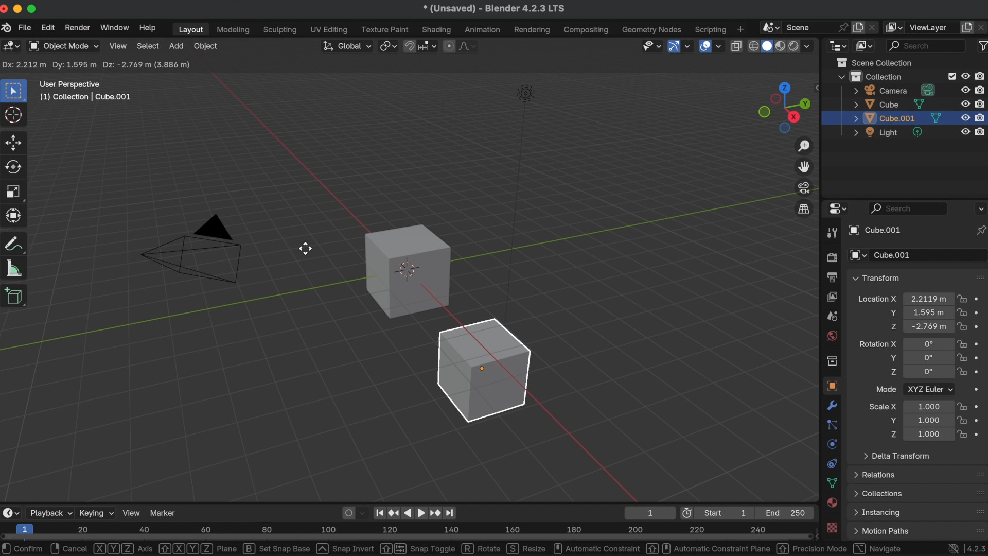 The height and width of the screenshot is (556, 988). I want to click on relations, so click(877, 474).